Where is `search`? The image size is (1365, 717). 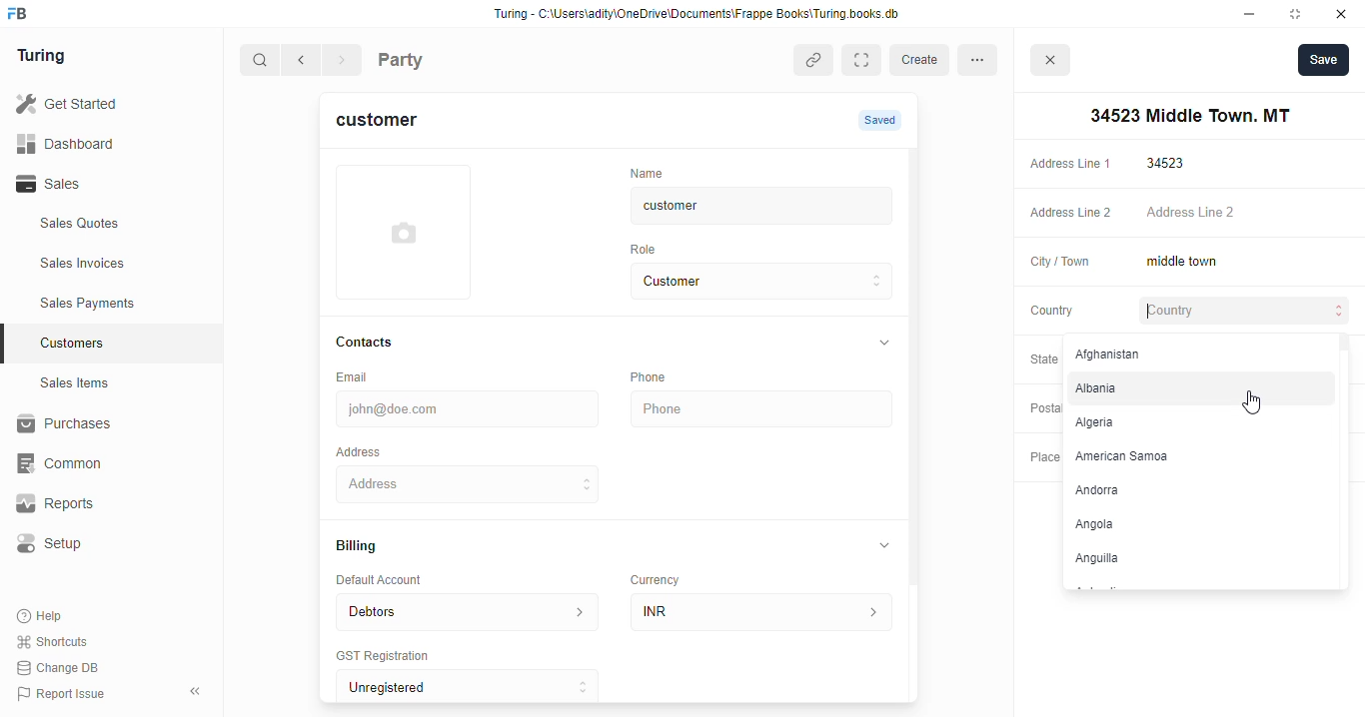 search is located at coordinates (261, 62).